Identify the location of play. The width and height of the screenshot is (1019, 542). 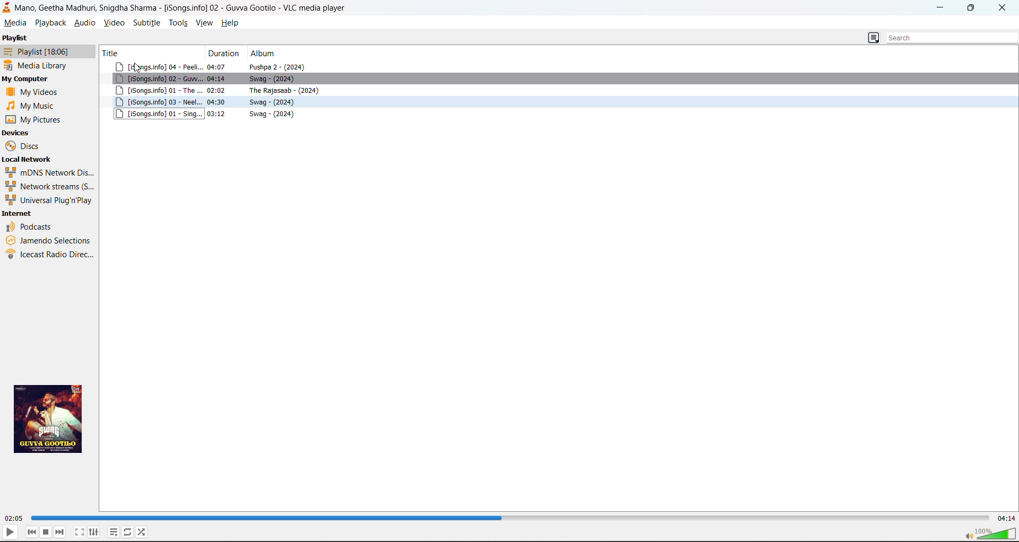
(10, 531).